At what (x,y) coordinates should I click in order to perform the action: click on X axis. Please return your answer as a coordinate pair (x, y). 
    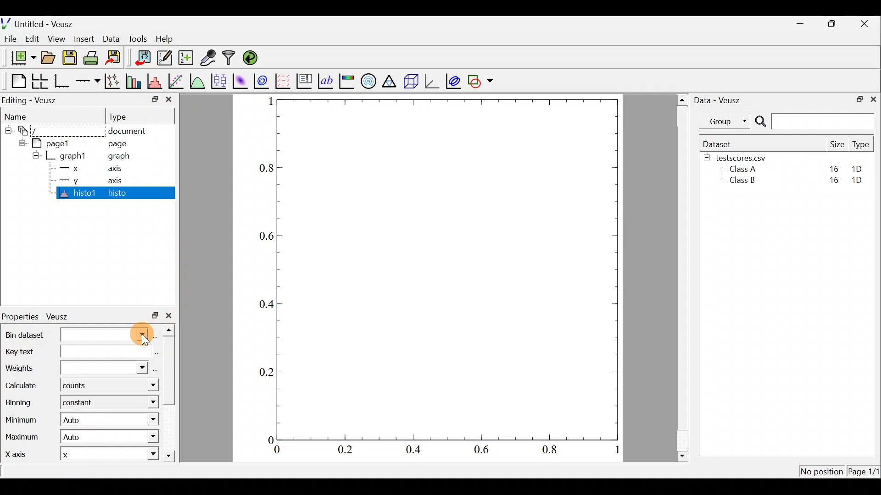
    Looking at the image, I should click on (20, 456).